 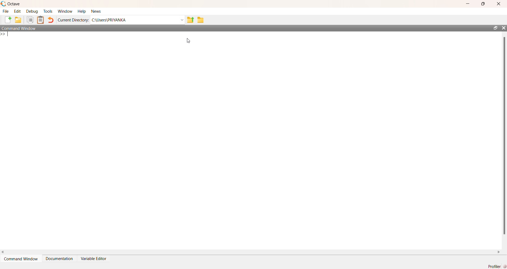 What do you see at coordinates (3, 251) in the screenshot?
I see `move left` at bounding box center [3, 251].